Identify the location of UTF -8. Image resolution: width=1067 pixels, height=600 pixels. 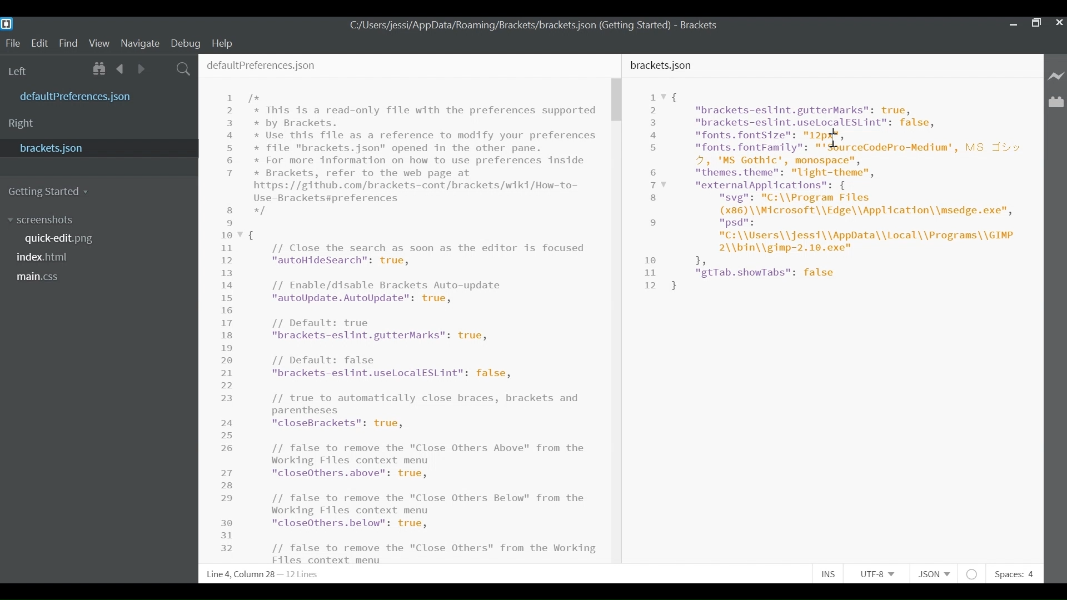
(881, 574).